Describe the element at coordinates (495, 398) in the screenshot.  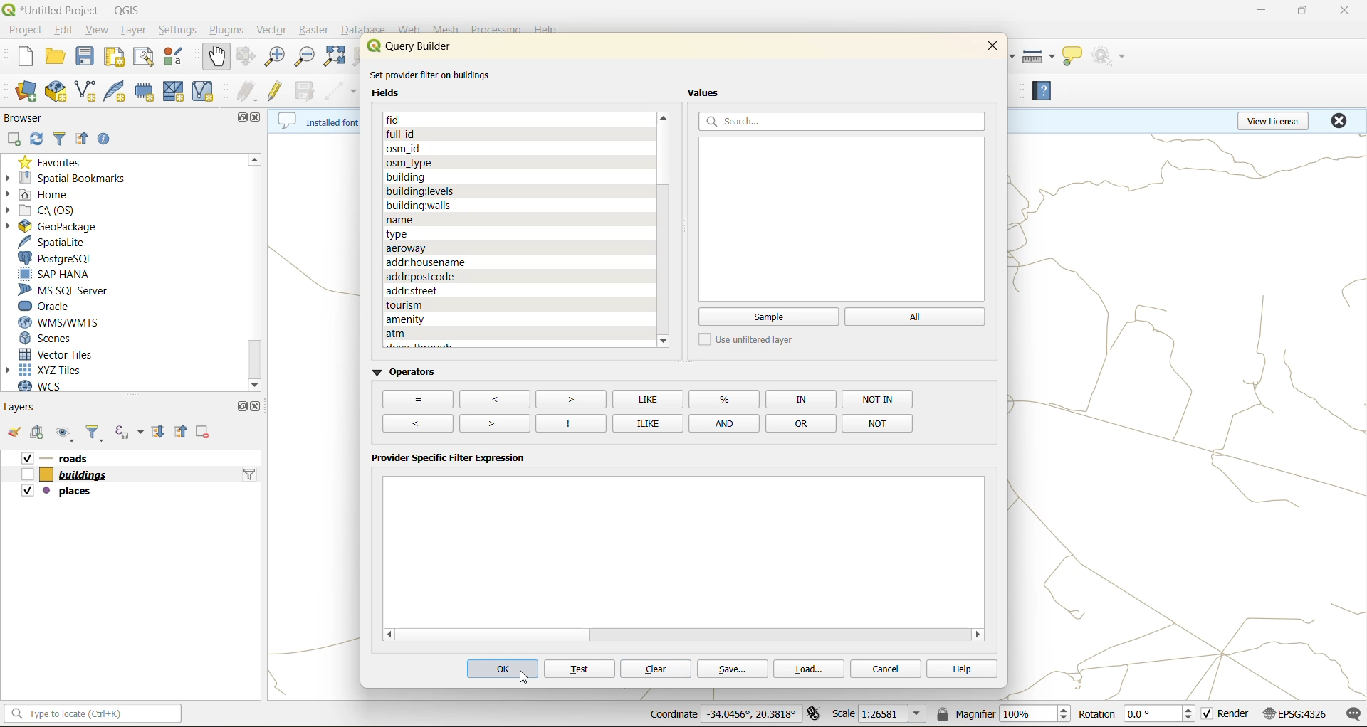
I see `opertators` at that location.